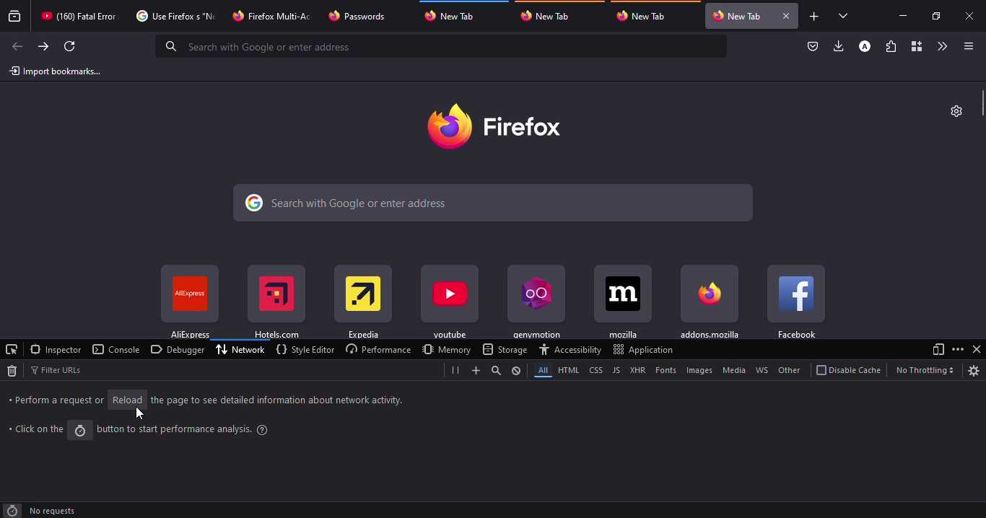 The width and height of the screenshot is (986, 518). I want to click on inspector, so click(56, 349).